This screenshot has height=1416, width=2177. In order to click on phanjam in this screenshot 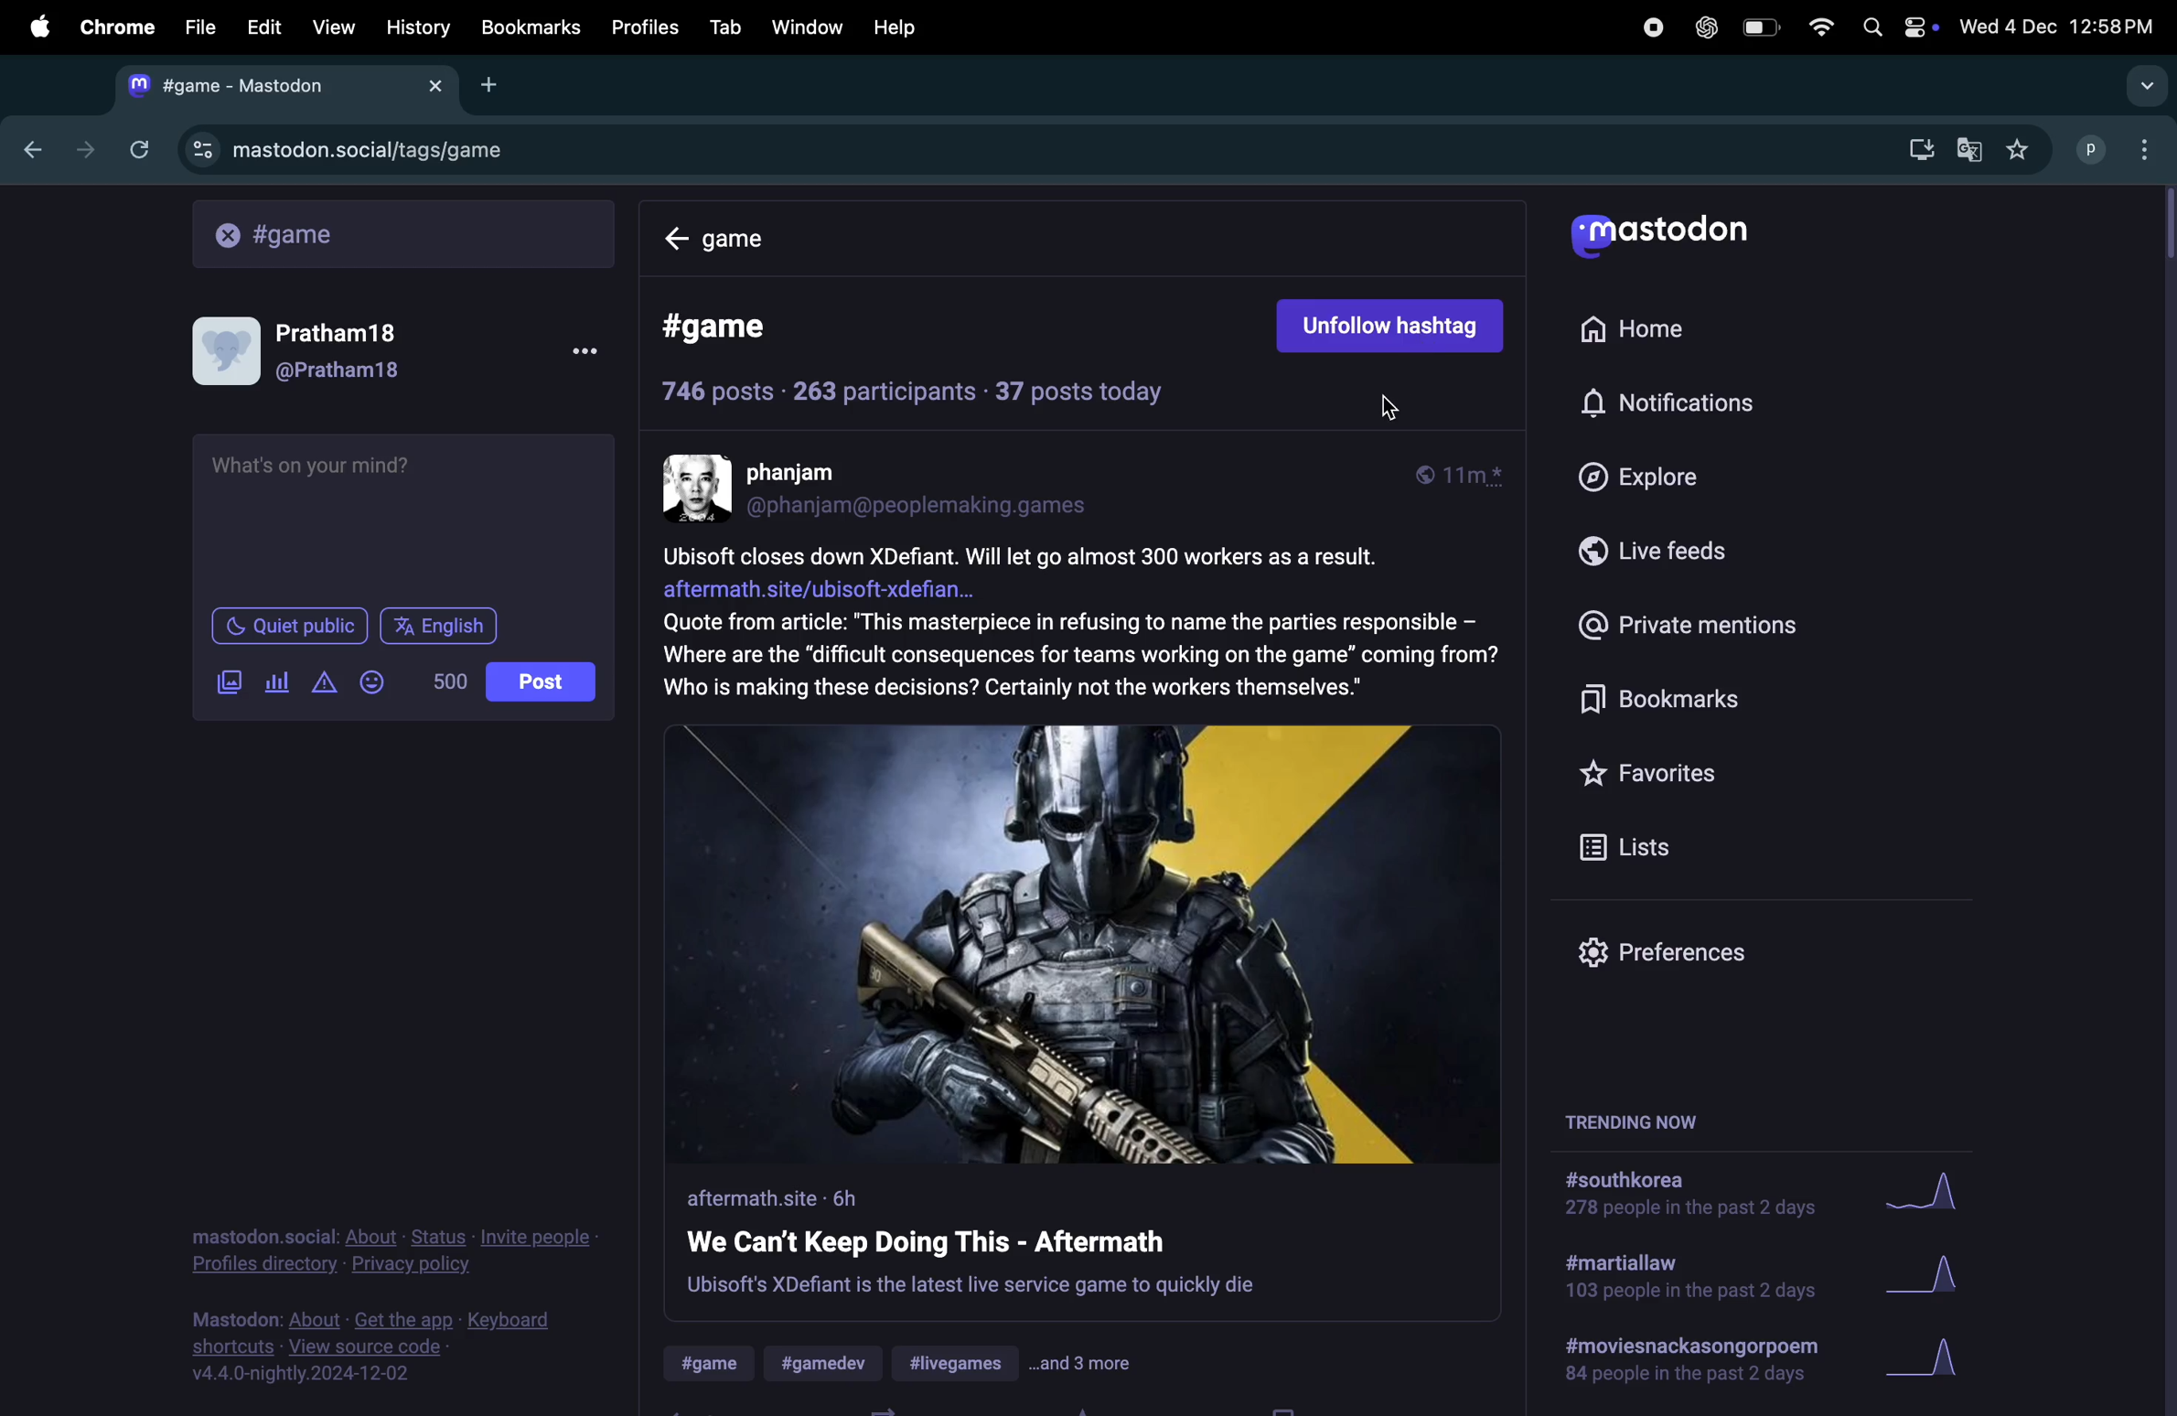, I will do `click(810, 473)`.